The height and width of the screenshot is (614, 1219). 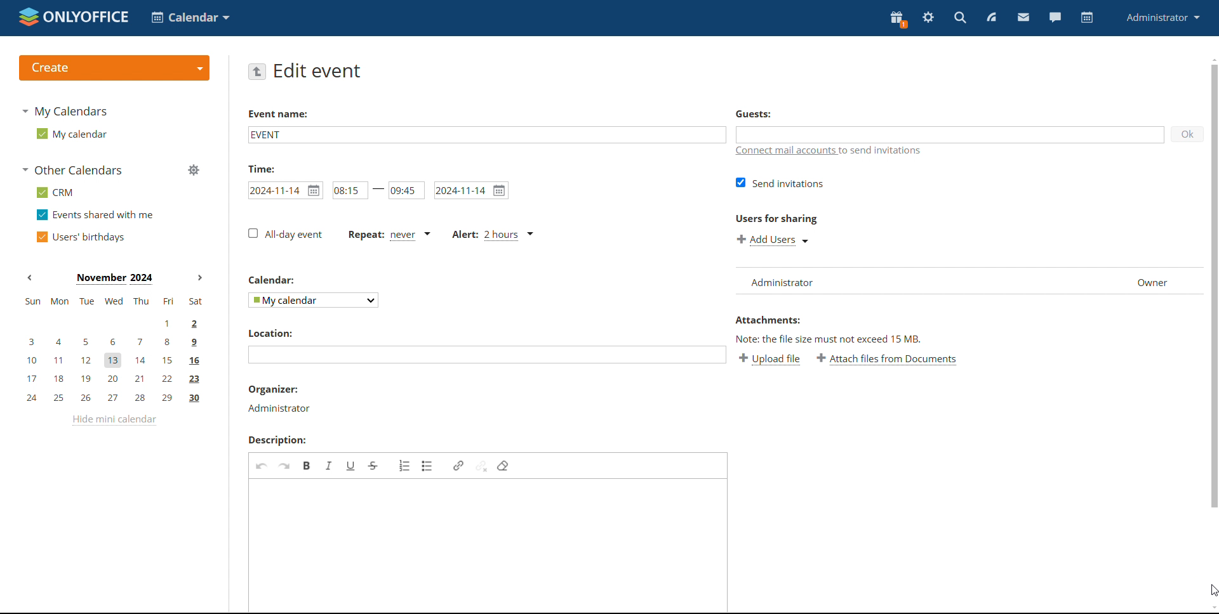 What do you see at coordinates (929, 18) in the screenshot?
I see `settings` at bounding box center [929, 18].